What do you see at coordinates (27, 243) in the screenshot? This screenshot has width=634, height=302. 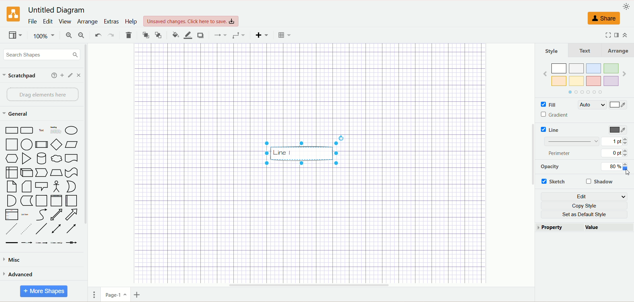 I see `Connector with label` at bounding box center [27, 243].